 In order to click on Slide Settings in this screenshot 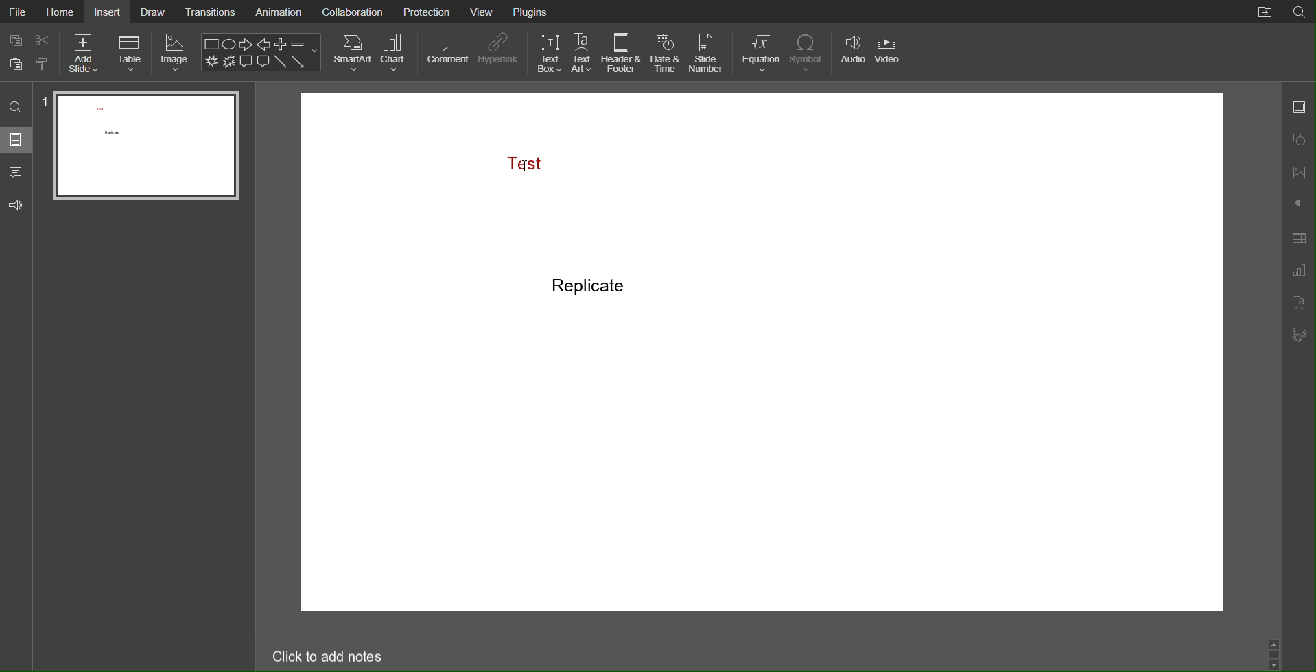, I will do `click(1300, 106)`.